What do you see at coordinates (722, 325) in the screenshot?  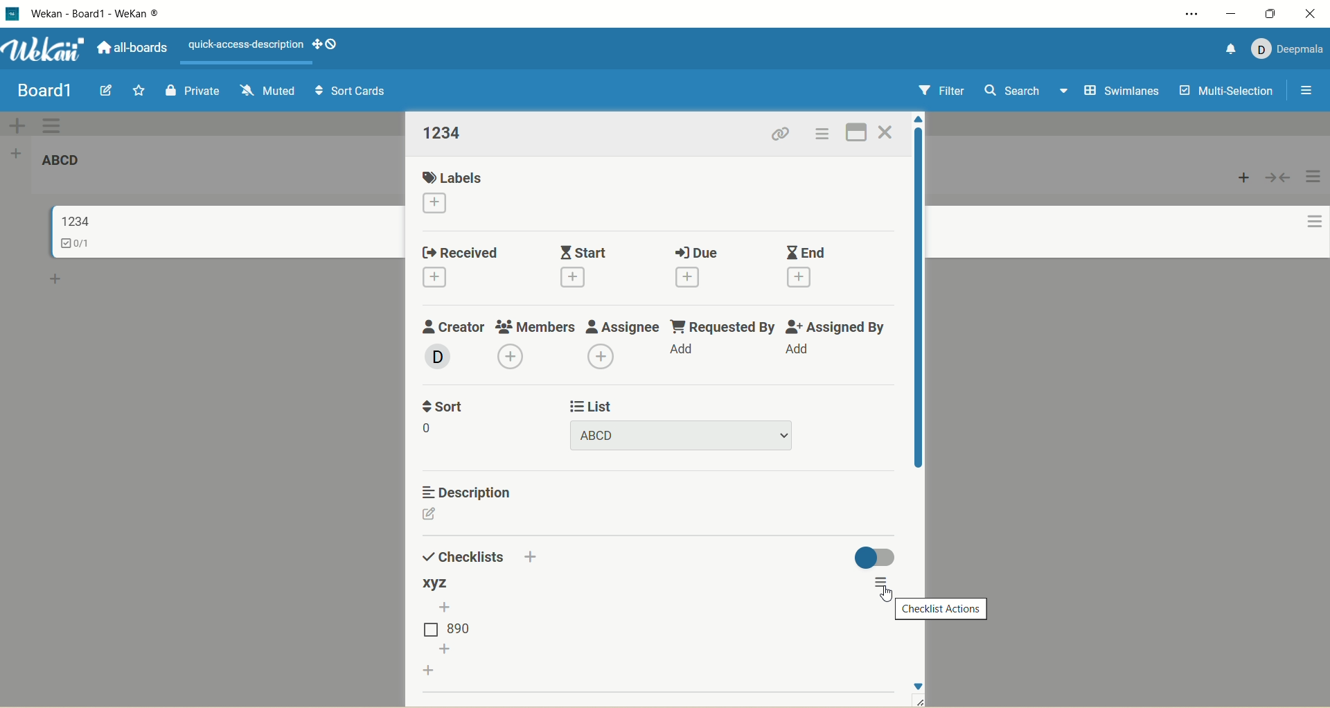 I see `requested by` at bounding box center [722, 325].